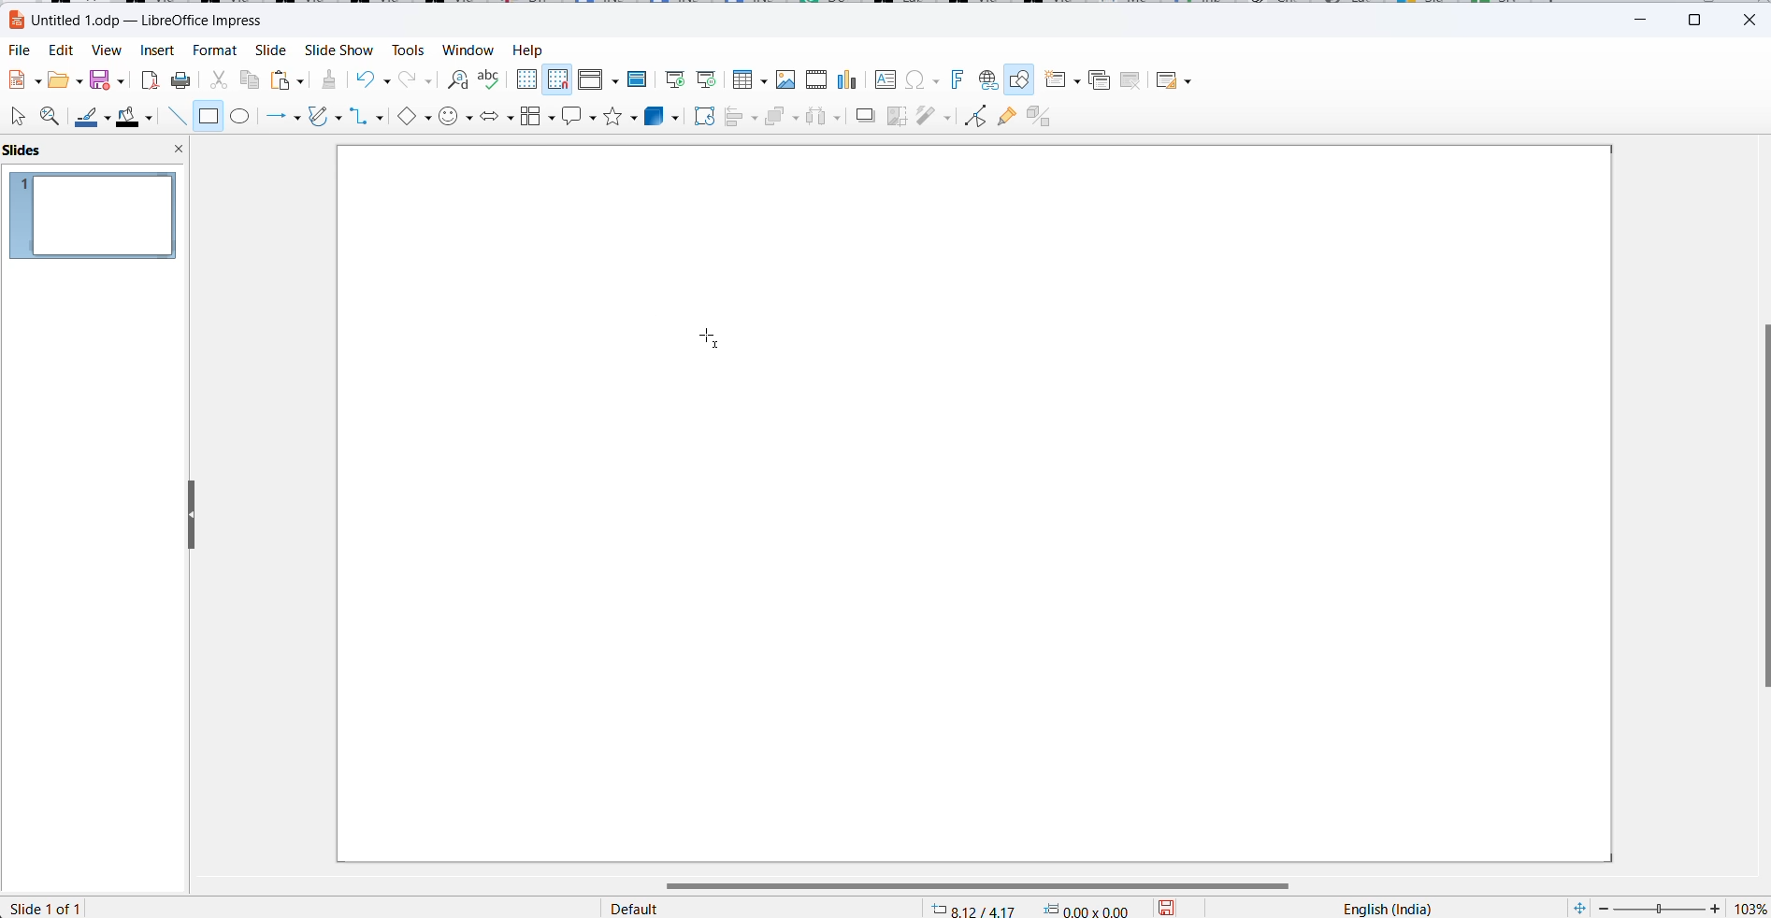 Image resolution: width=1771 pixels, height=918 pixels. What do you see at coordinates (21, 51) in the screenshot?
I see `File` at bounding box center [21, 51].